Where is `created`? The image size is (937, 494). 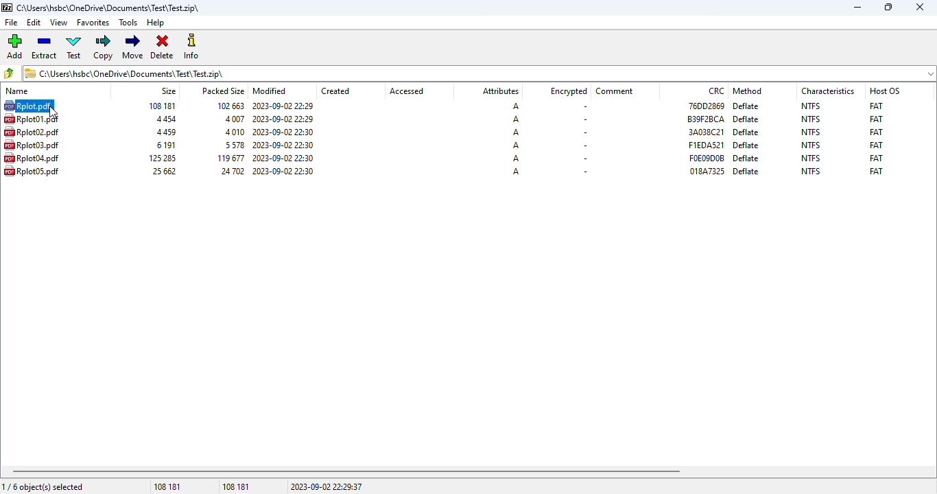 created is located at coordinates (335, 91).